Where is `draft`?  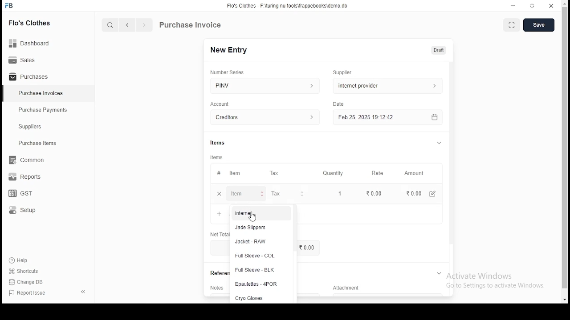
draft is located at coordinates (439, 50).